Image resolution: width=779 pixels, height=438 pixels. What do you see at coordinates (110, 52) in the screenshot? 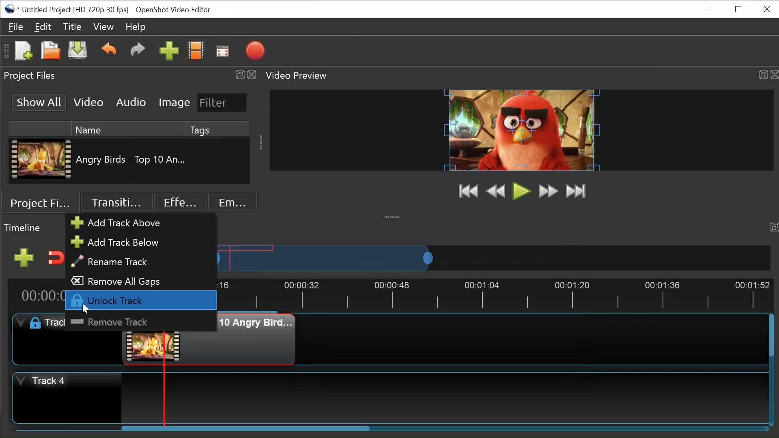
I see `Undo` at bounding box center [110, 52].